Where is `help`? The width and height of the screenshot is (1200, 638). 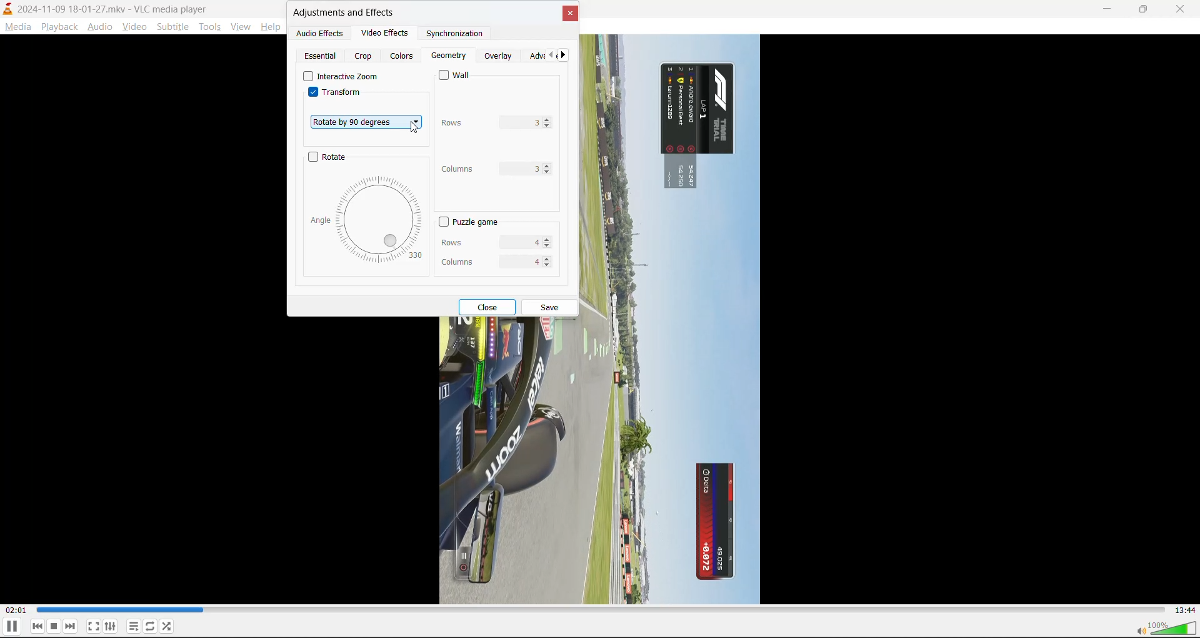 help is located at coordinates (270, 29).